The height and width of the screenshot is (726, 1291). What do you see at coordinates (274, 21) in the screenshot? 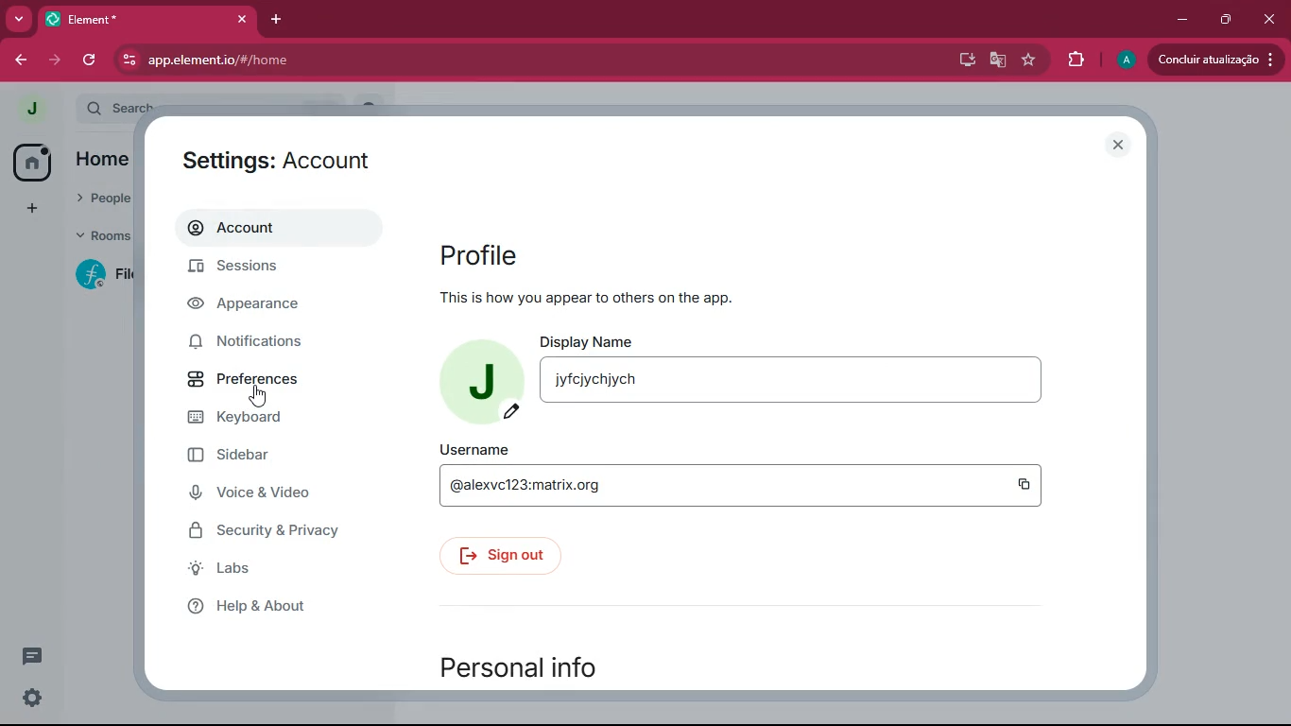
I see `add tab` at bounding box center [274, 21].